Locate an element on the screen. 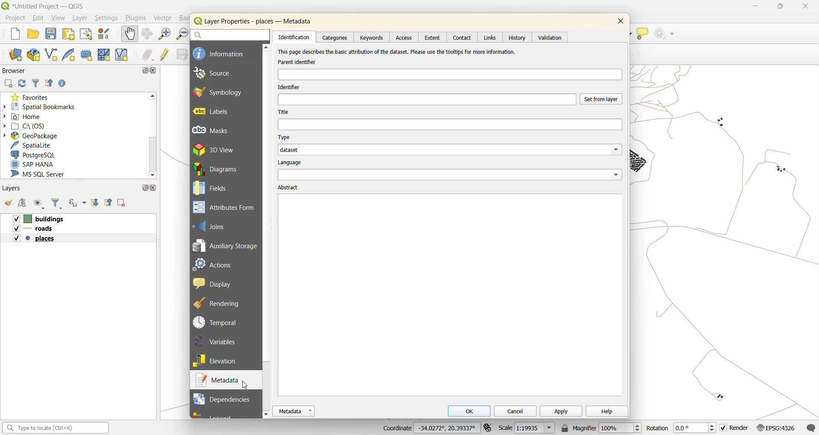 The image size is (819, 435). metadata is located at coordinates (219, 381).